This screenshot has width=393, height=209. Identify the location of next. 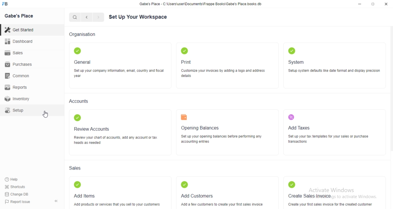
(100, 18).